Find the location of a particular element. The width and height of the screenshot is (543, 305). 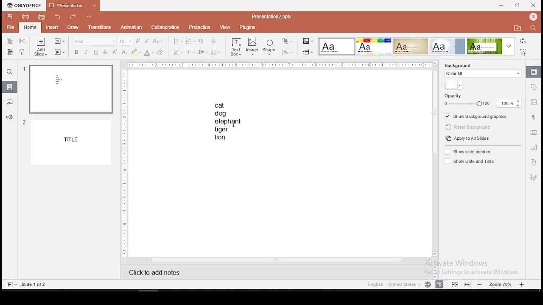

change color theme is located at coordinates (307, 41).